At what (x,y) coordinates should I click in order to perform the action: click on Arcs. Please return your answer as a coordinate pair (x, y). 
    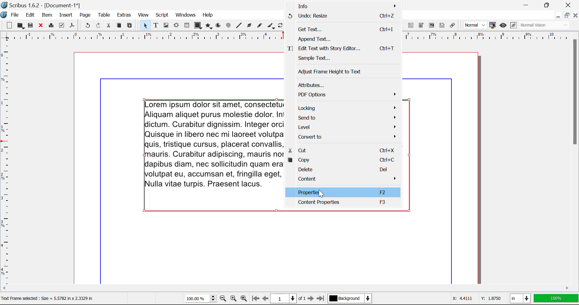
    Looking at the image, I should click on (219, 27).